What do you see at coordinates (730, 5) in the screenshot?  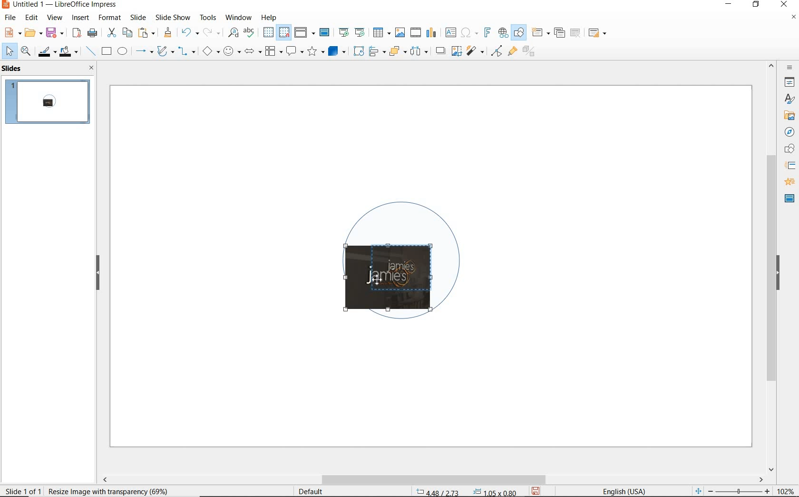 I see `minimize` at bounding box center [730, 5].